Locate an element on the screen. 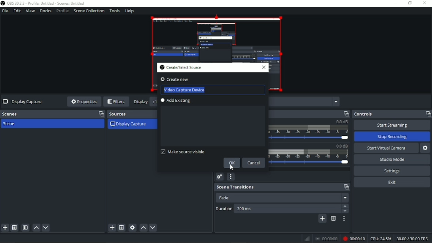 The width and height of the screenshot is (432, 243). Help is located at coordinates (129, 11).